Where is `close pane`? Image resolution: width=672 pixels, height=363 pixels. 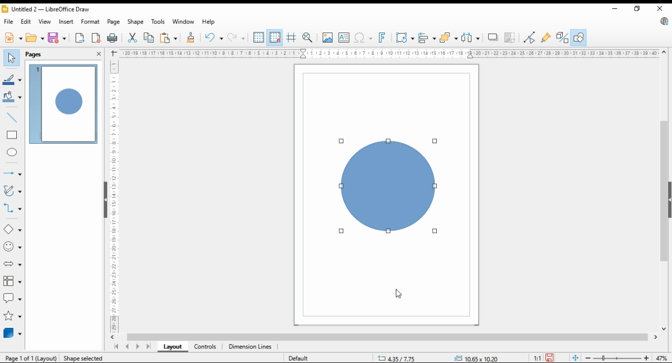 close pane is located at coordinates (99, 54).